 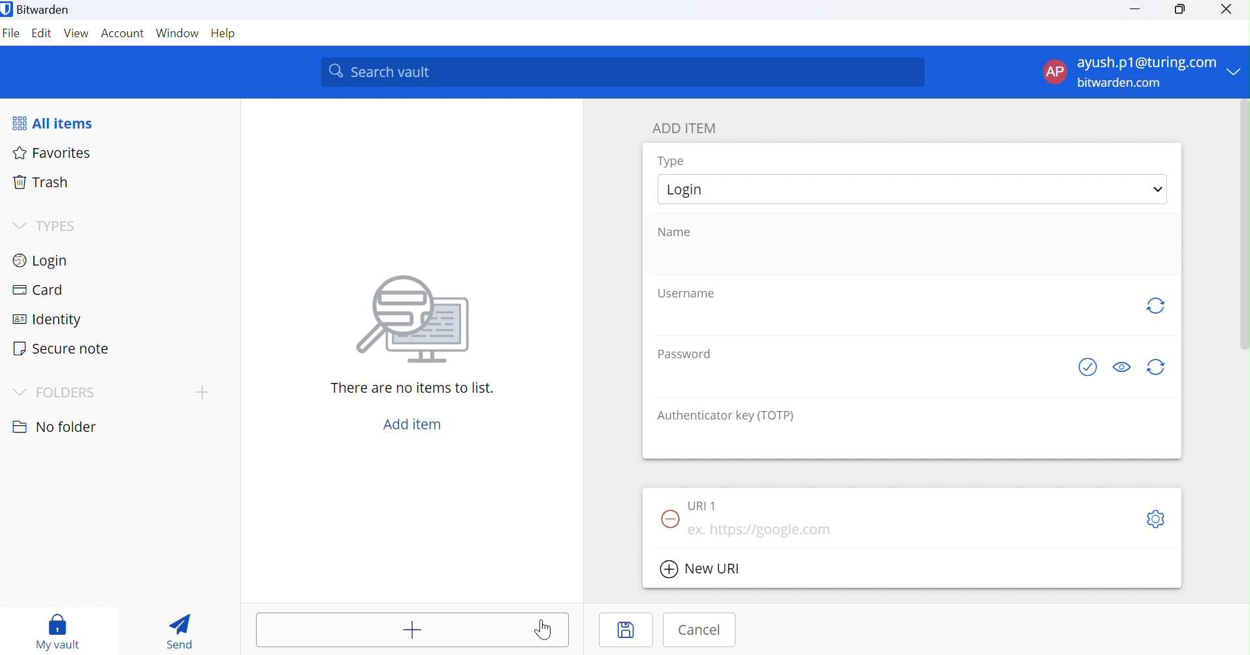 I want to click on All items, so click(x=61, y=121).